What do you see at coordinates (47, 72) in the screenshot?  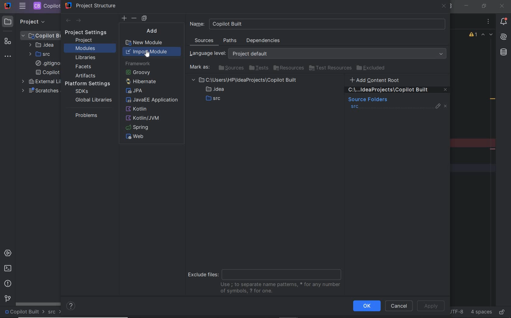 I see `copilot built.iml` at bounding box center [47, 72].